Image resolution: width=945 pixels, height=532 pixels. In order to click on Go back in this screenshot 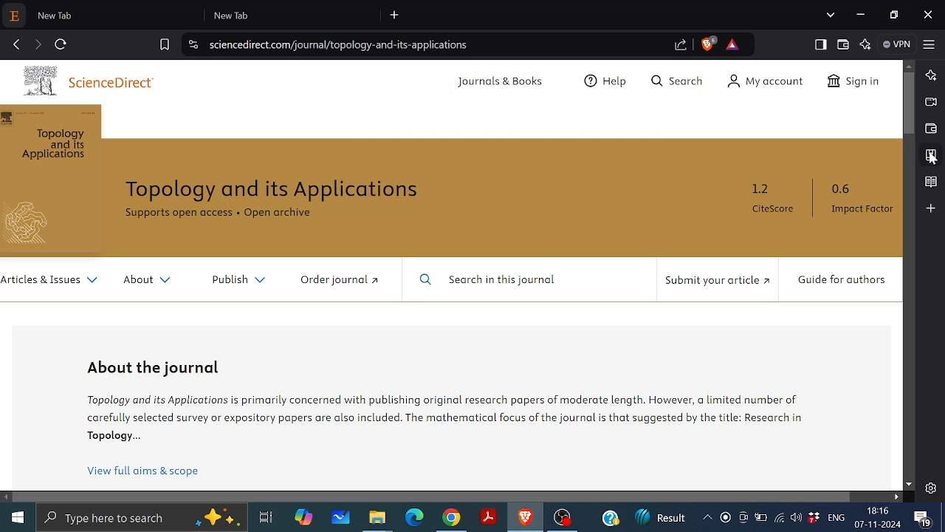, I will do `click(16, 43)`.